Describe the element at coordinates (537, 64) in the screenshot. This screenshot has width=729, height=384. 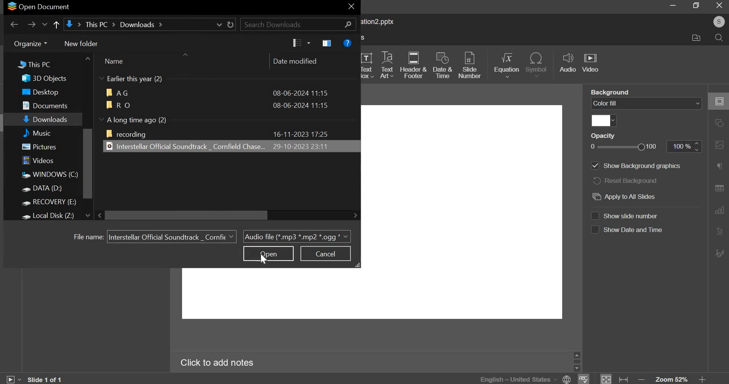
I see `insert symbol` at that location.